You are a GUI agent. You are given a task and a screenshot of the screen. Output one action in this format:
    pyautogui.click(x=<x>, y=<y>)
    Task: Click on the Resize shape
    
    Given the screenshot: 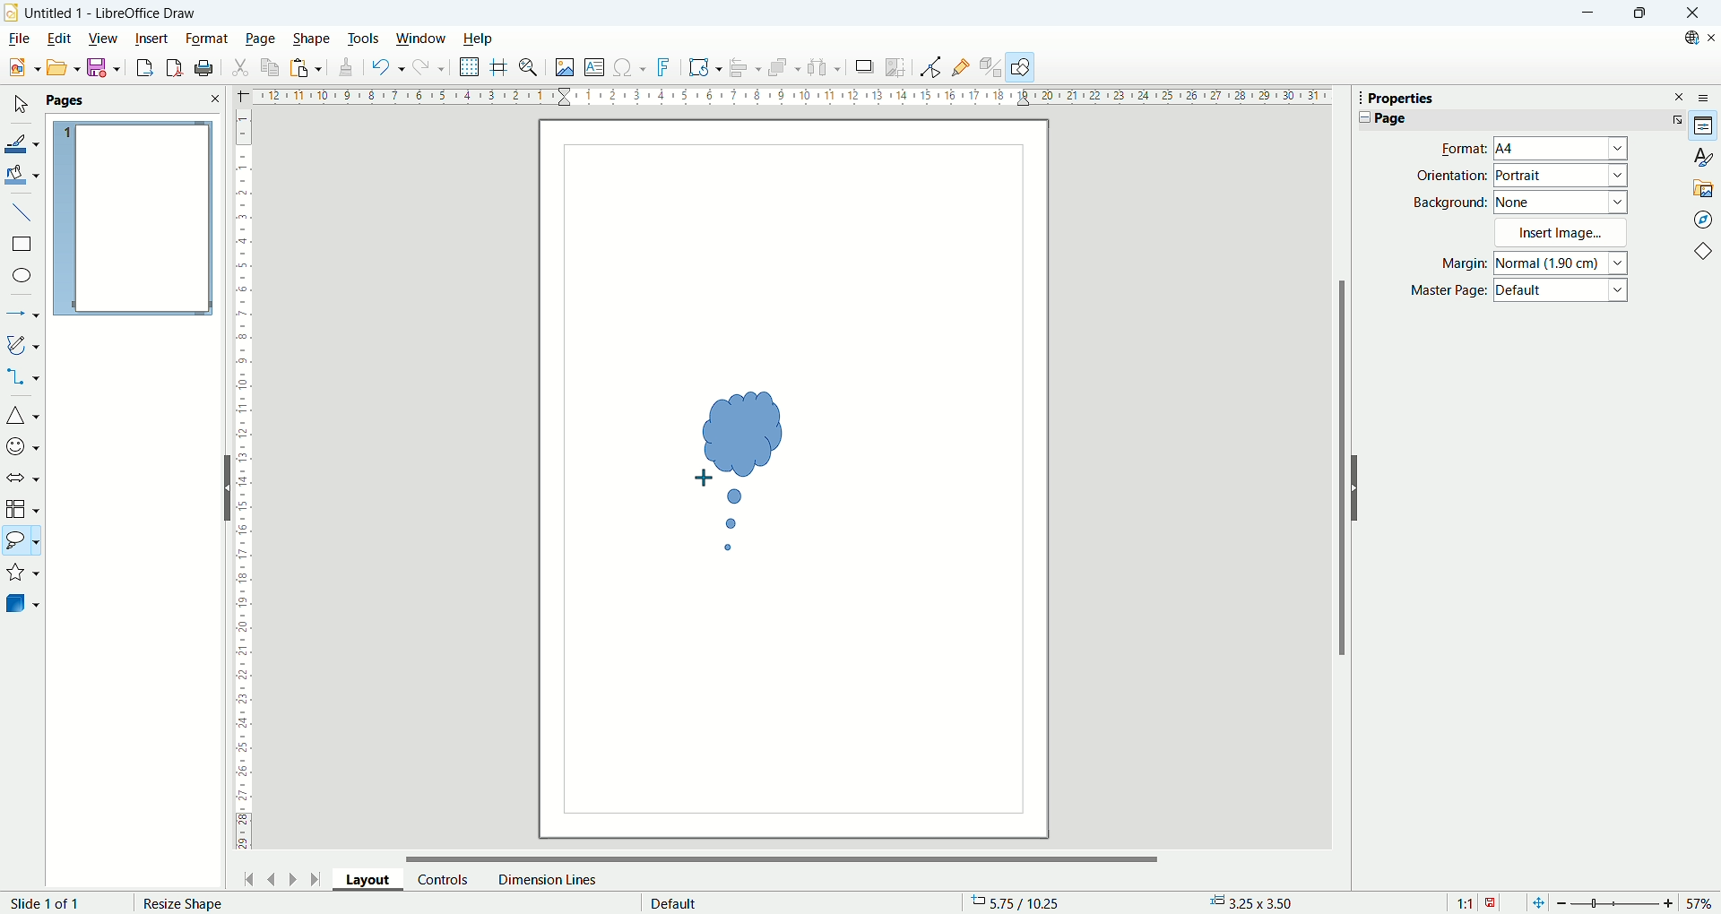 What is the action you would take?
    pyautogui.click(x=184, y=904)
    